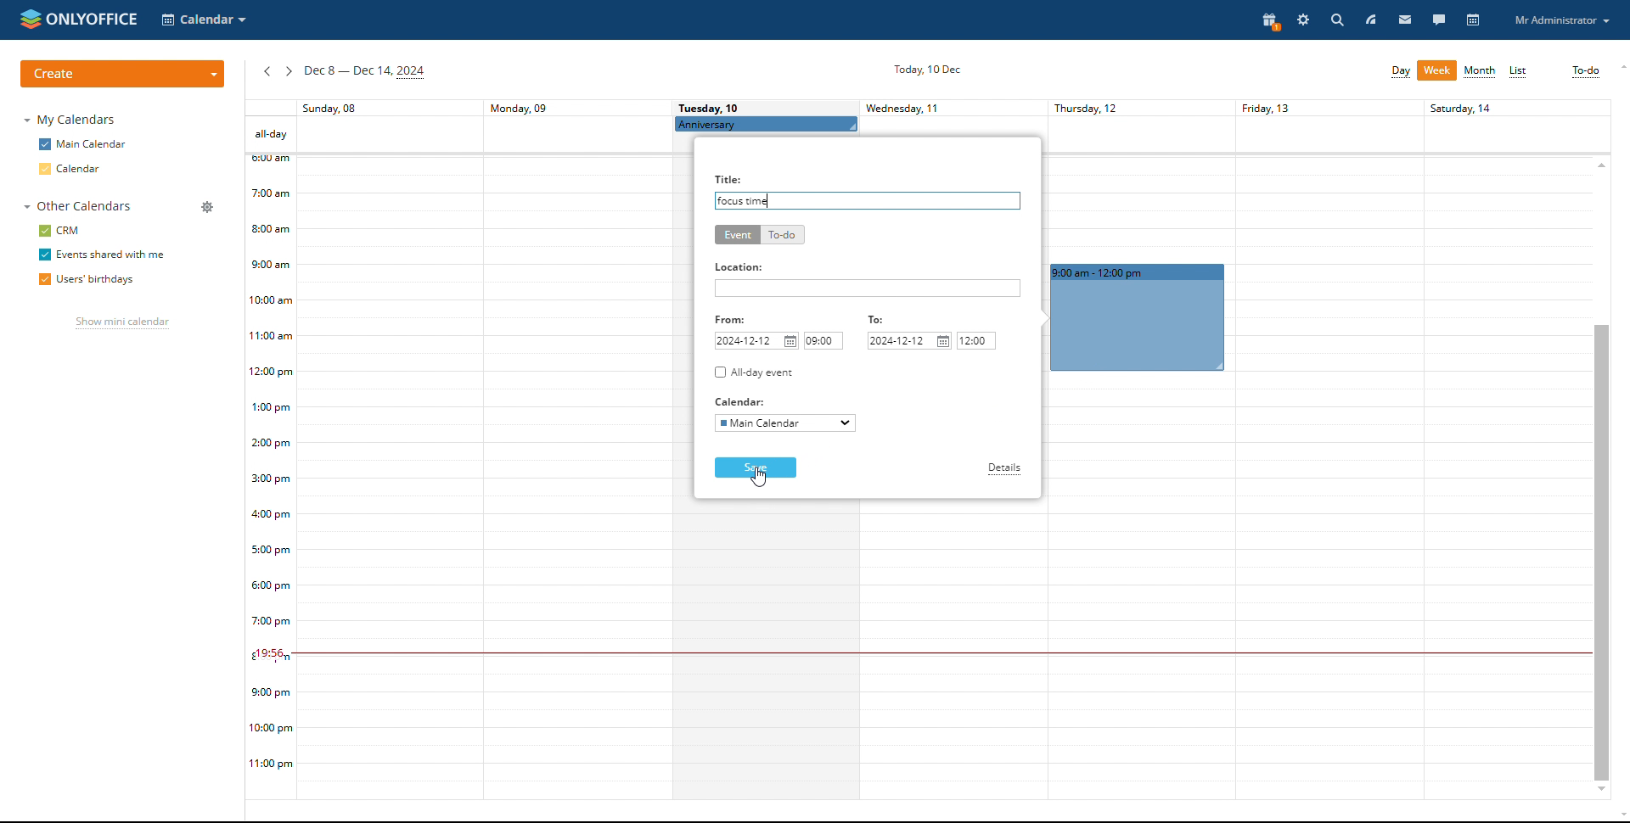 The height and width of the screenshot is (823, 1630). Describe the element at coordinates (1267, 21) in the screenshot. I see `present` at that location.